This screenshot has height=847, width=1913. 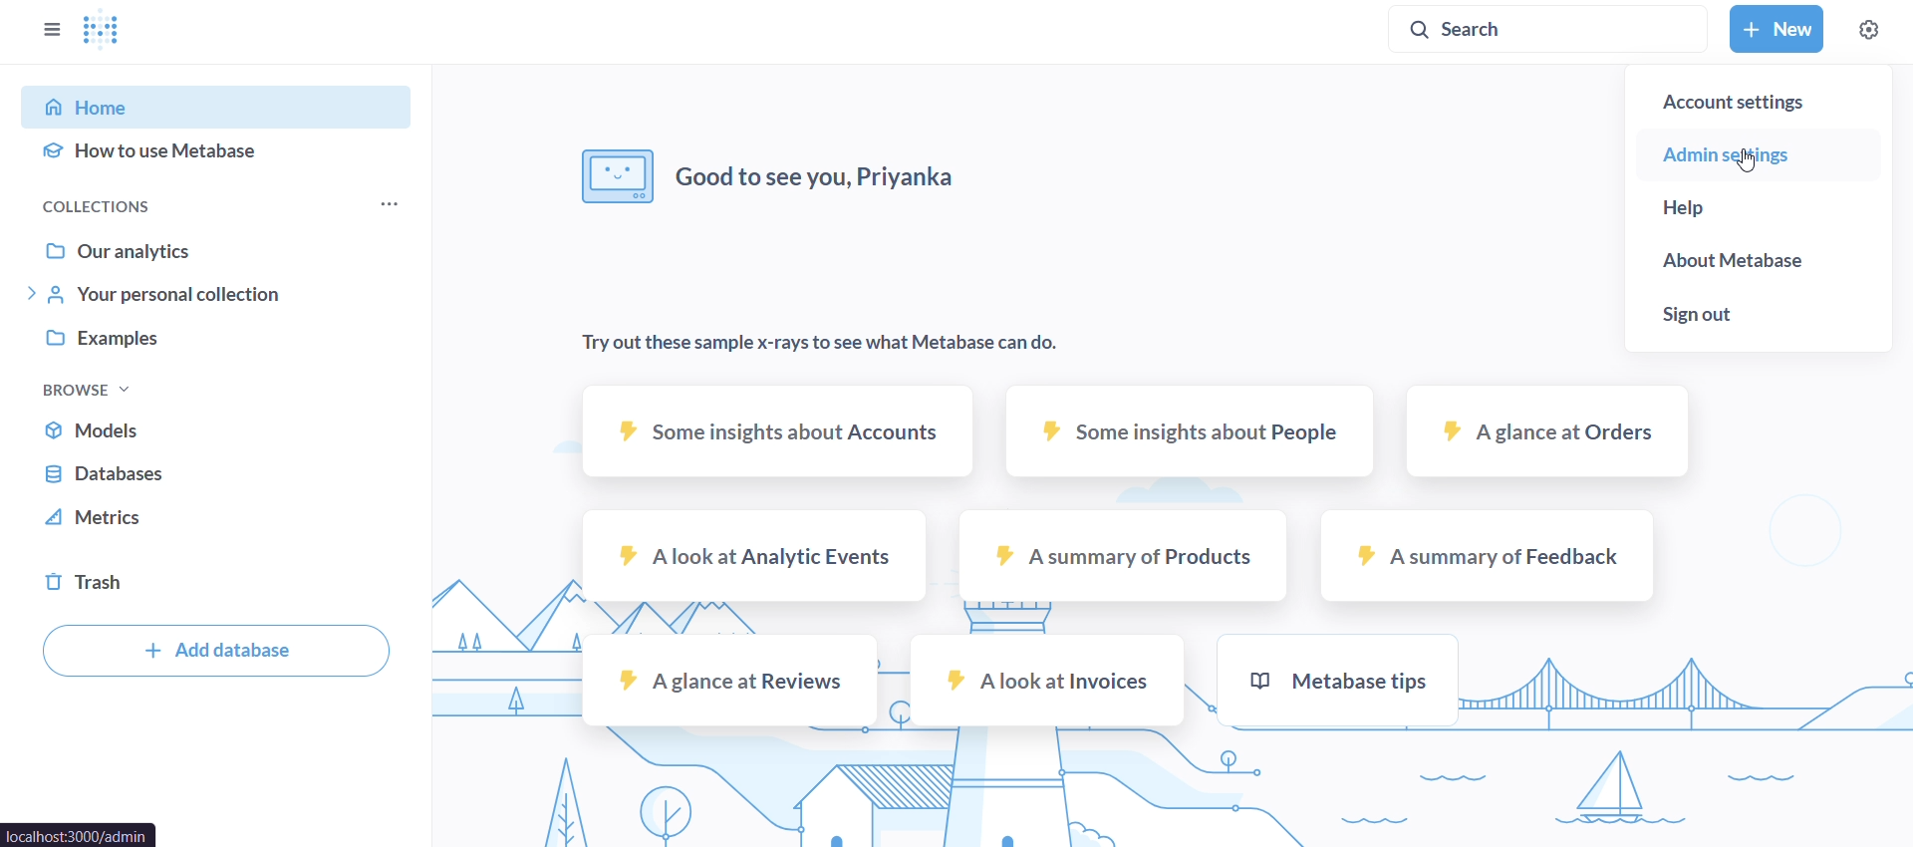 I want to click on , so click(x=221, y=296).